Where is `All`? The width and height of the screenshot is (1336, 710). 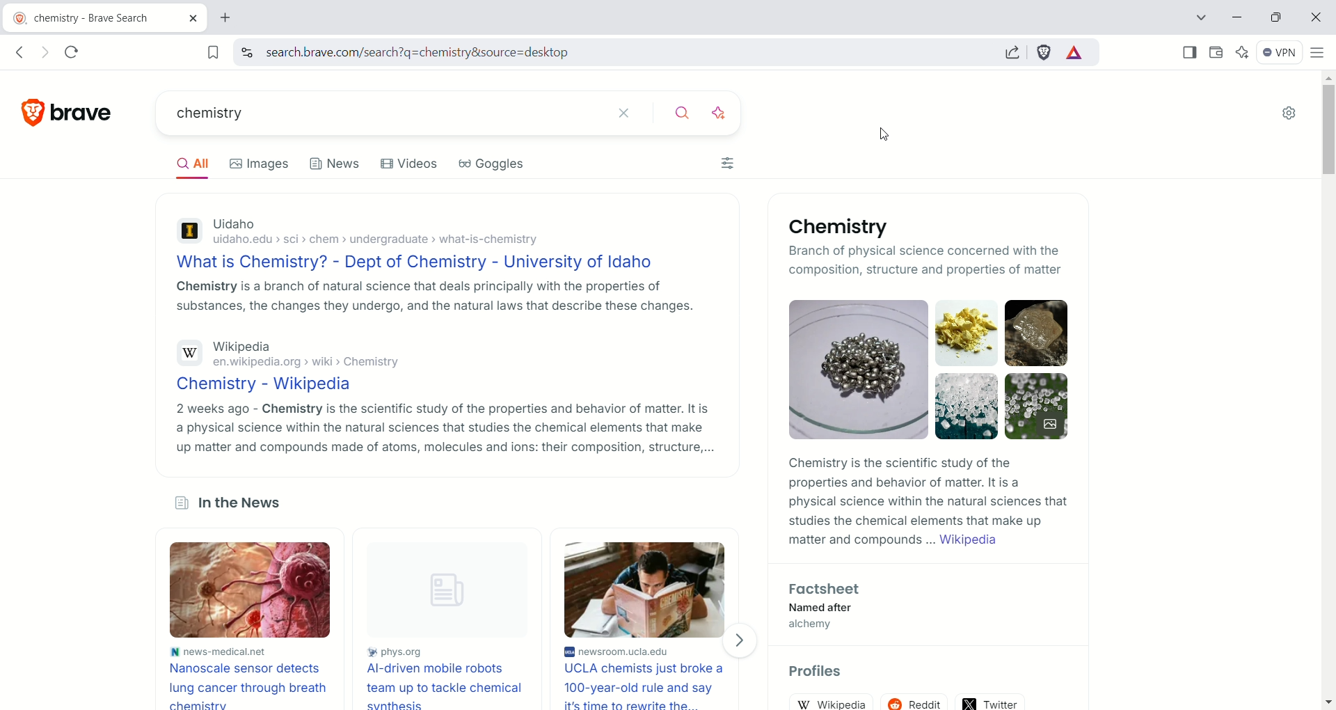
All is located at coordinates (191, 164).